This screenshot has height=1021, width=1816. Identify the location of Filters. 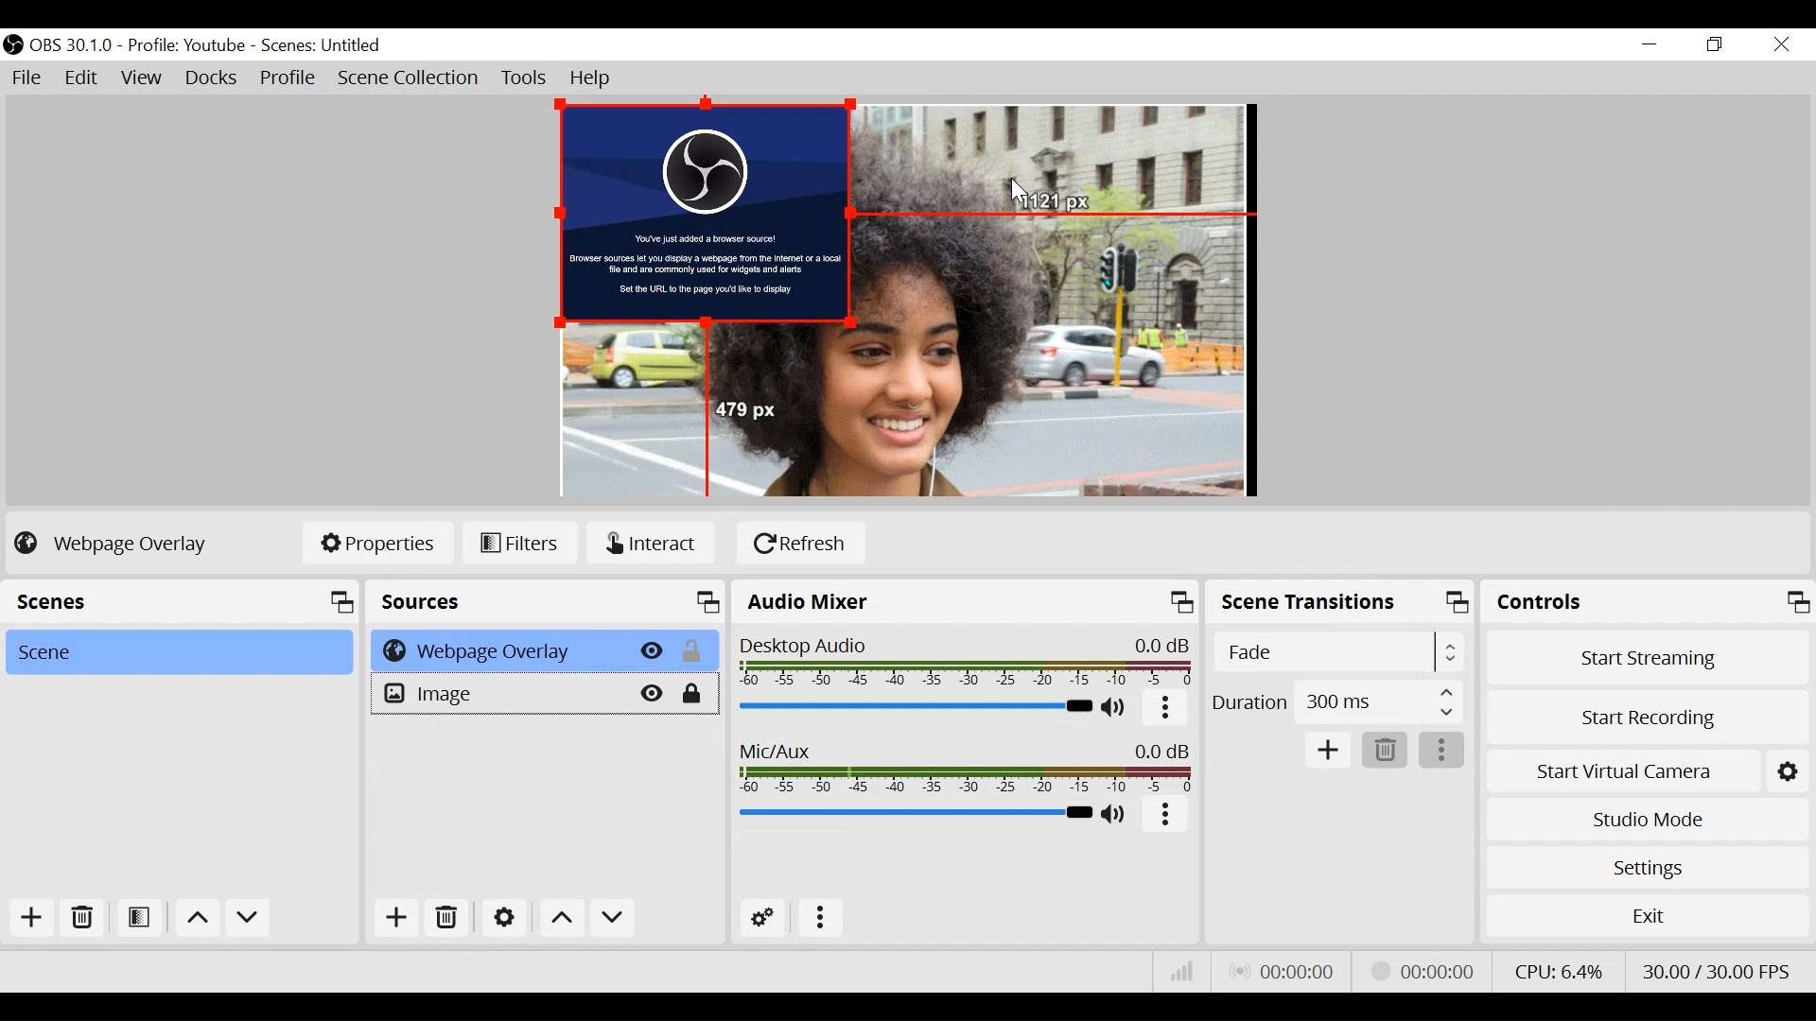
(520, 543).